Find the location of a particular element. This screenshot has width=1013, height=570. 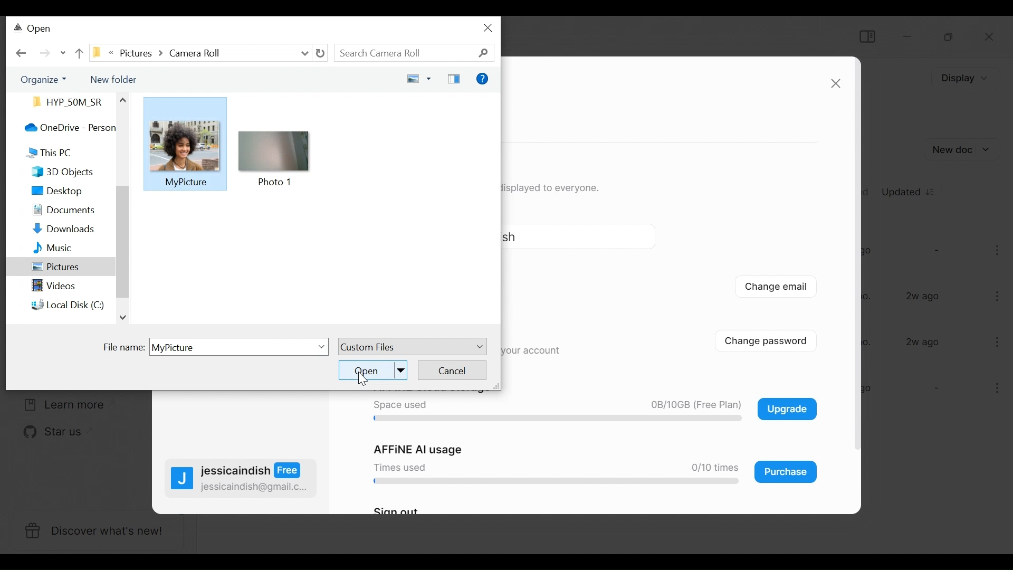

minimize is located at coordinates (909, 36).